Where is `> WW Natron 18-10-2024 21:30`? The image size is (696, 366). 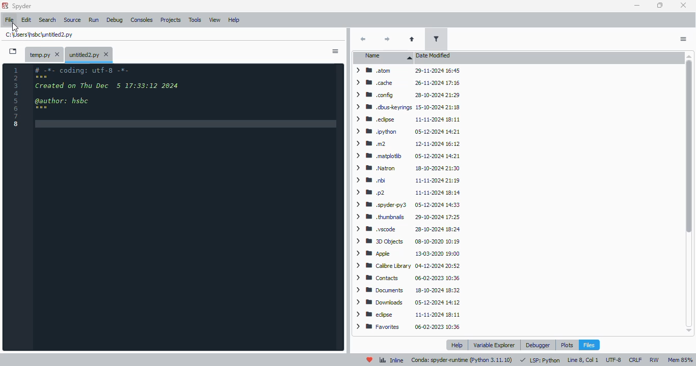
> WW Natron 18-10-2024 21:30 is located at coordinates (406, 168).